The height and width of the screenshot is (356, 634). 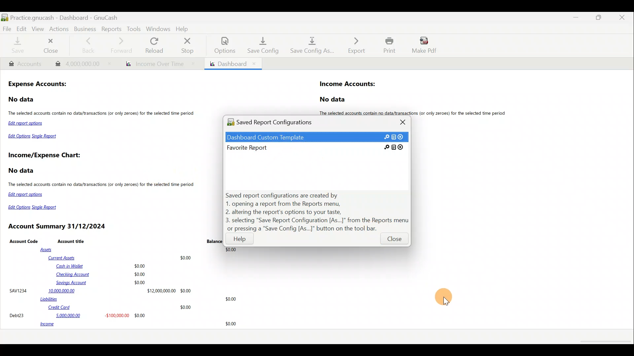 I want to click on Liabilities $0.00, so click(x=140, y=299).